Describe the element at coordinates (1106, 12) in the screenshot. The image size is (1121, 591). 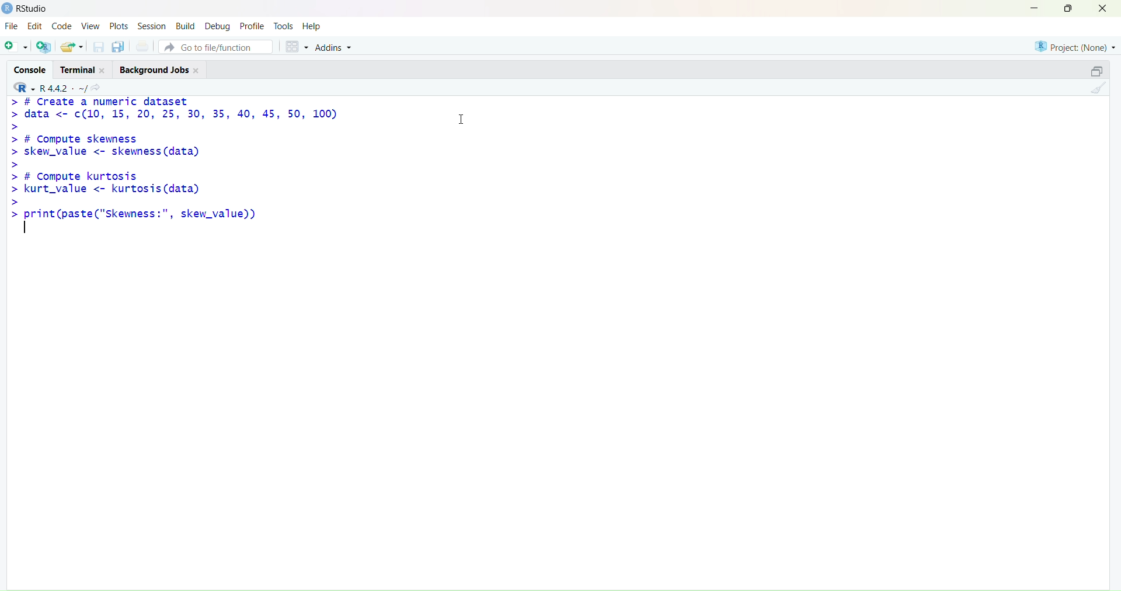
I see `Close` at that location.